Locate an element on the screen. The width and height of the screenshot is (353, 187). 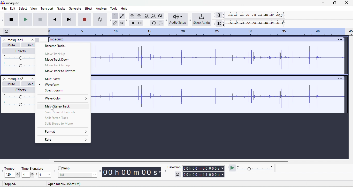
silence selection is located at coordinates (140, 23).